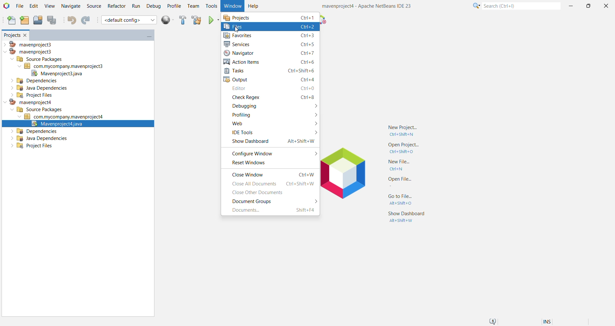  What do you see at coordinates (29, 147) in the screenshot?
I see `Project Files` at bounding box center [29, 147].